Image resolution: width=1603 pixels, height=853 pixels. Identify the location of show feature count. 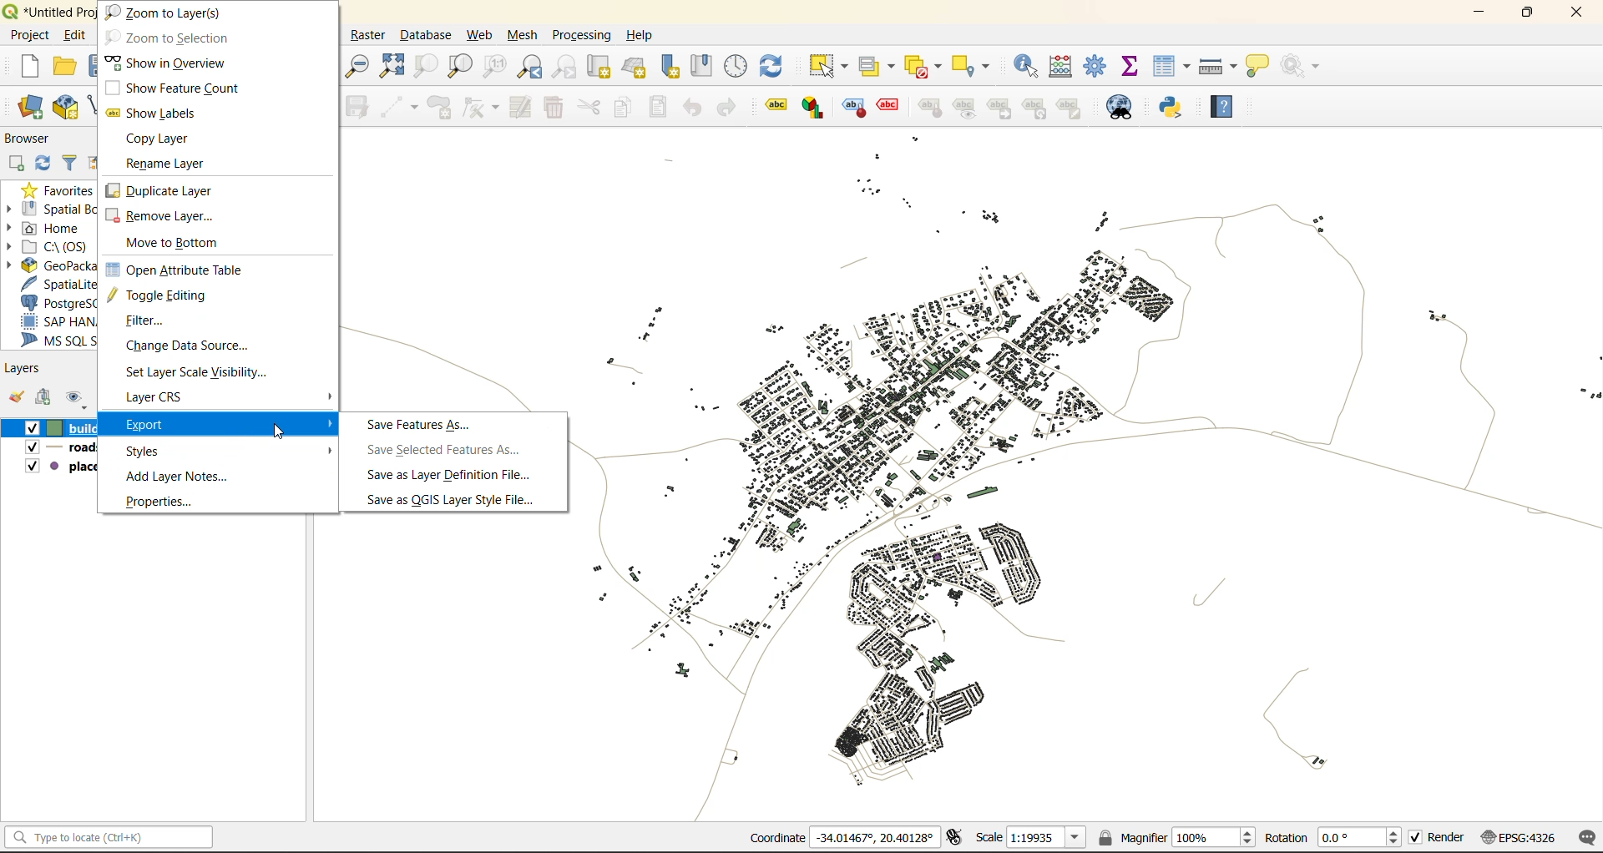
(182, 88).